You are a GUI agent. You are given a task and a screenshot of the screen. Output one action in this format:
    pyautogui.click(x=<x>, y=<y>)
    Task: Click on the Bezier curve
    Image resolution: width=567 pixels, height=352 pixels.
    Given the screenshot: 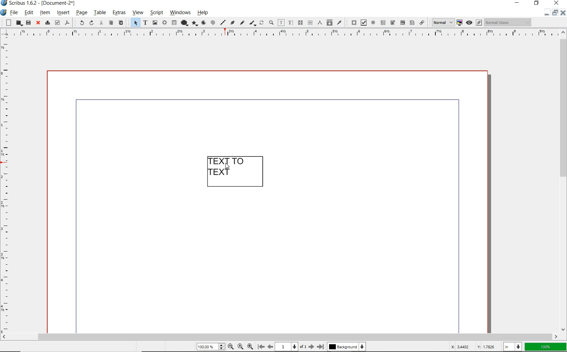 What is the action you would take?
    pyautogui.click(x=232, y=22)
    